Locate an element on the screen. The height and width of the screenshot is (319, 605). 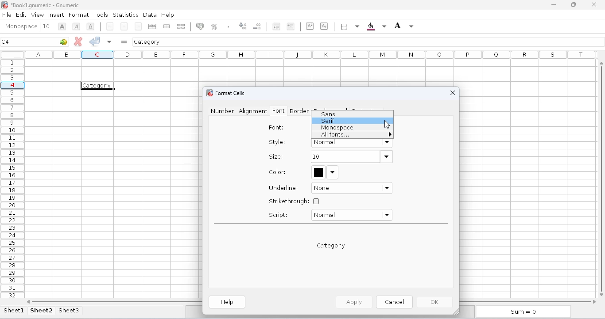
help is located at coordinates (228, 302).